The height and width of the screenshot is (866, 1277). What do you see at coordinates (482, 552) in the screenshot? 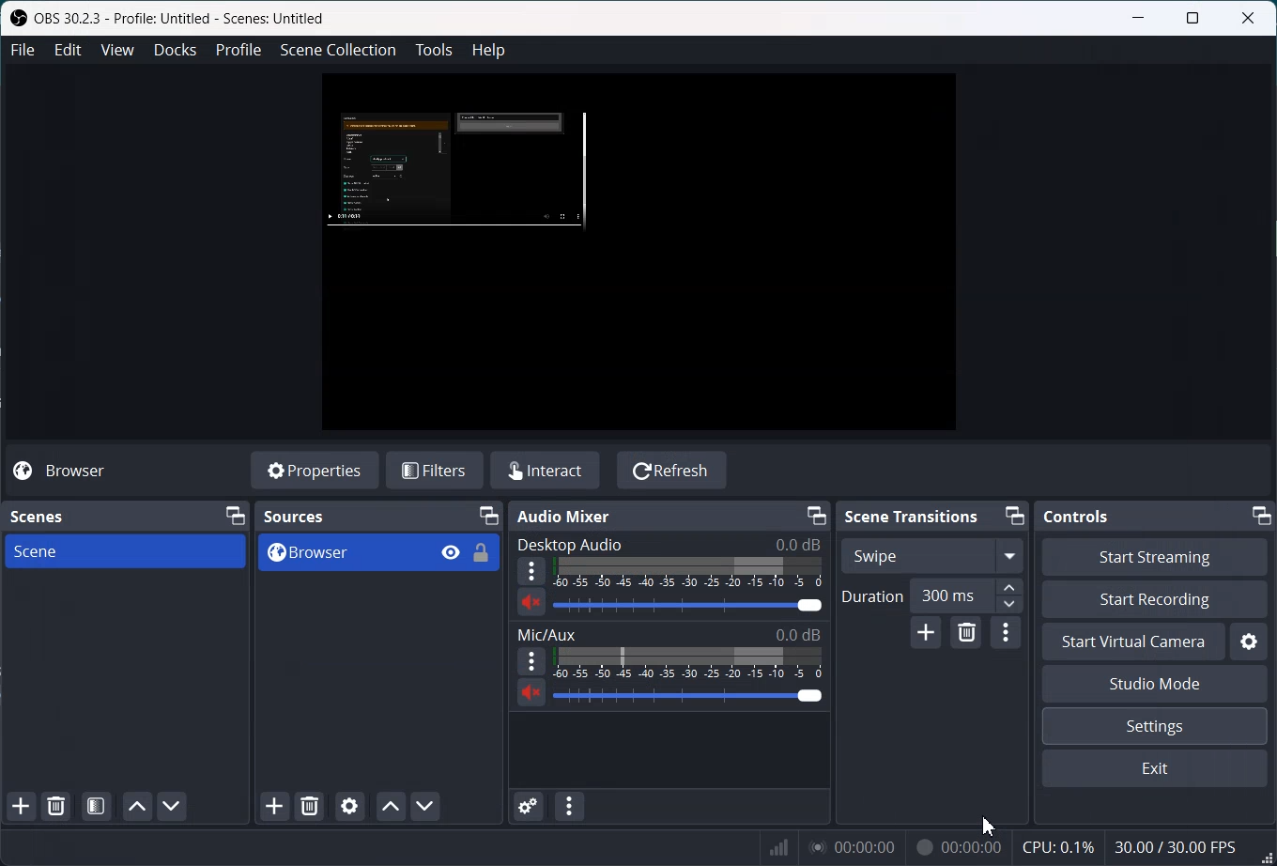
I see `Lock` at bounding box center [482, 552].